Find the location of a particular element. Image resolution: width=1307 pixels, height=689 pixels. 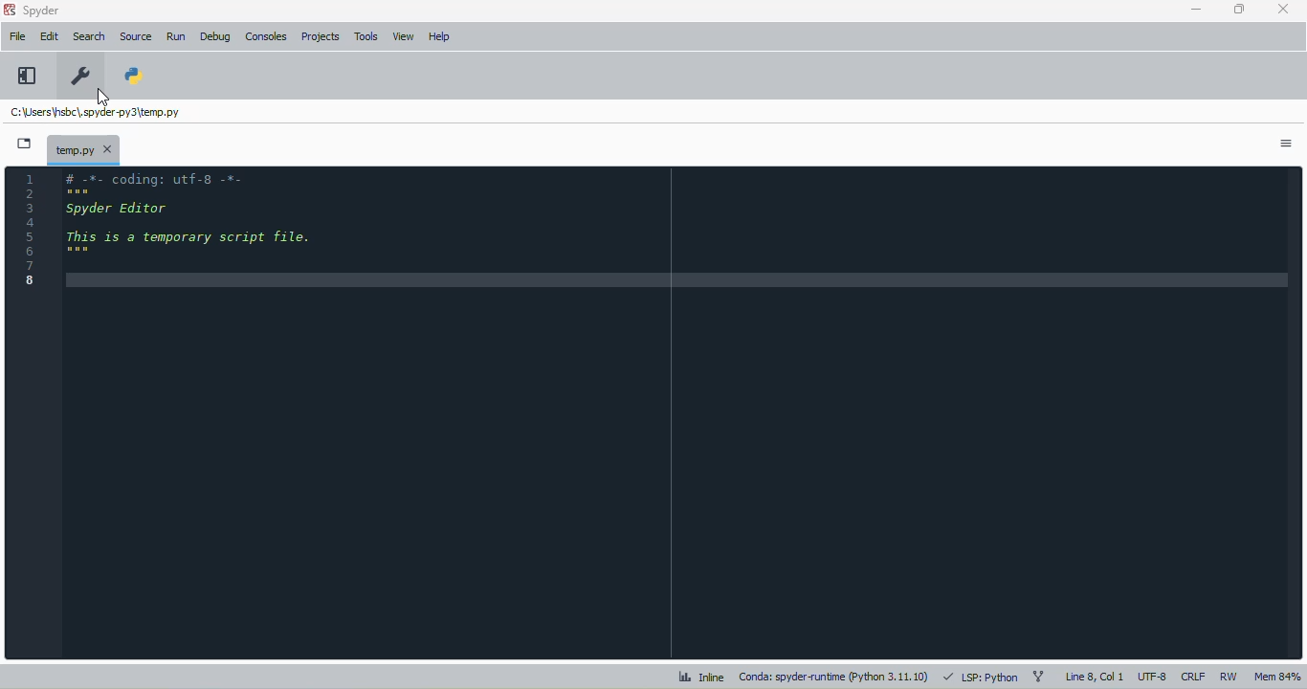

git branch is located at coordinates (1038, 677).